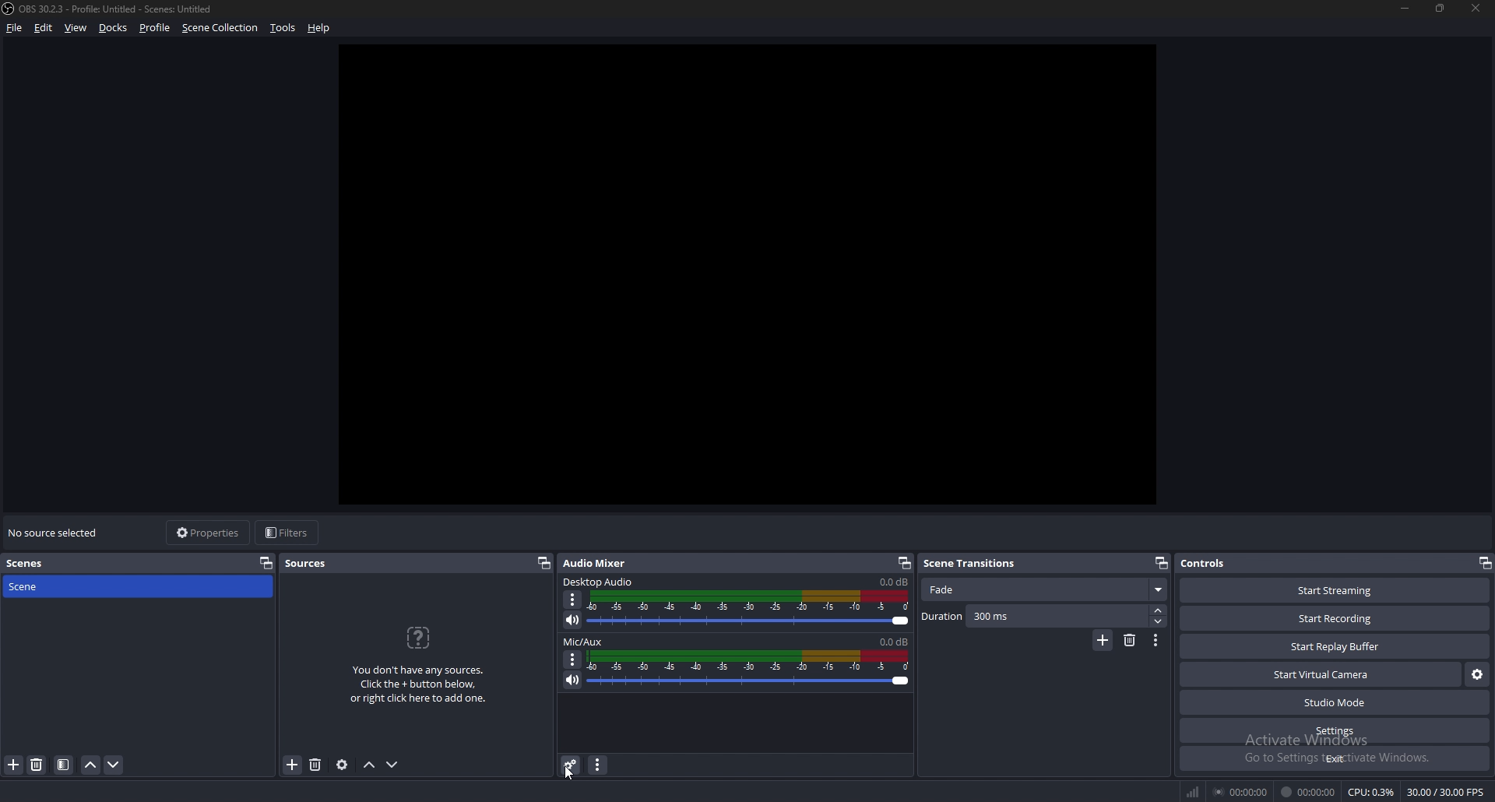 This screenshot has height=802, width=1495. Describe the element at coordinates (573, 680) in the screenshot. I see `mute` at that location.